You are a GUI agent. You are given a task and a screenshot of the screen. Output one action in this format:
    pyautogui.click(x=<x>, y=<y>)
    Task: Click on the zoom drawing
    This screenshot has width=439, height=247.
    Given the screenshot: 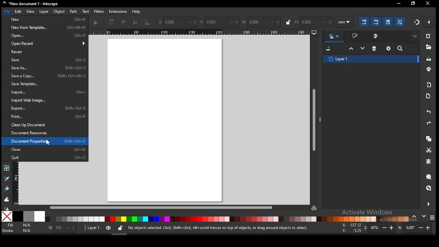 What is the action you would take?
    pyautogui.click(x=429, y=189)
    